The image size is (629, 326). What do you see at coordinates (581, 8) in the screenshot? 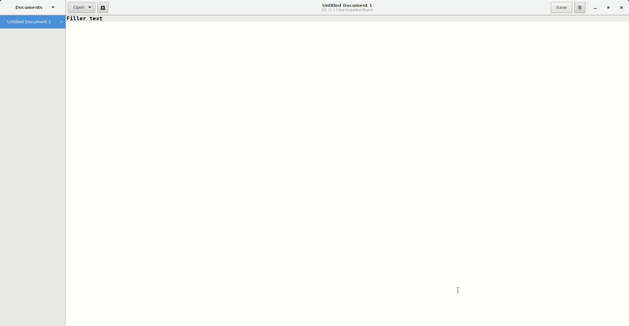
I see `Options` at bounding box center [581, 8].